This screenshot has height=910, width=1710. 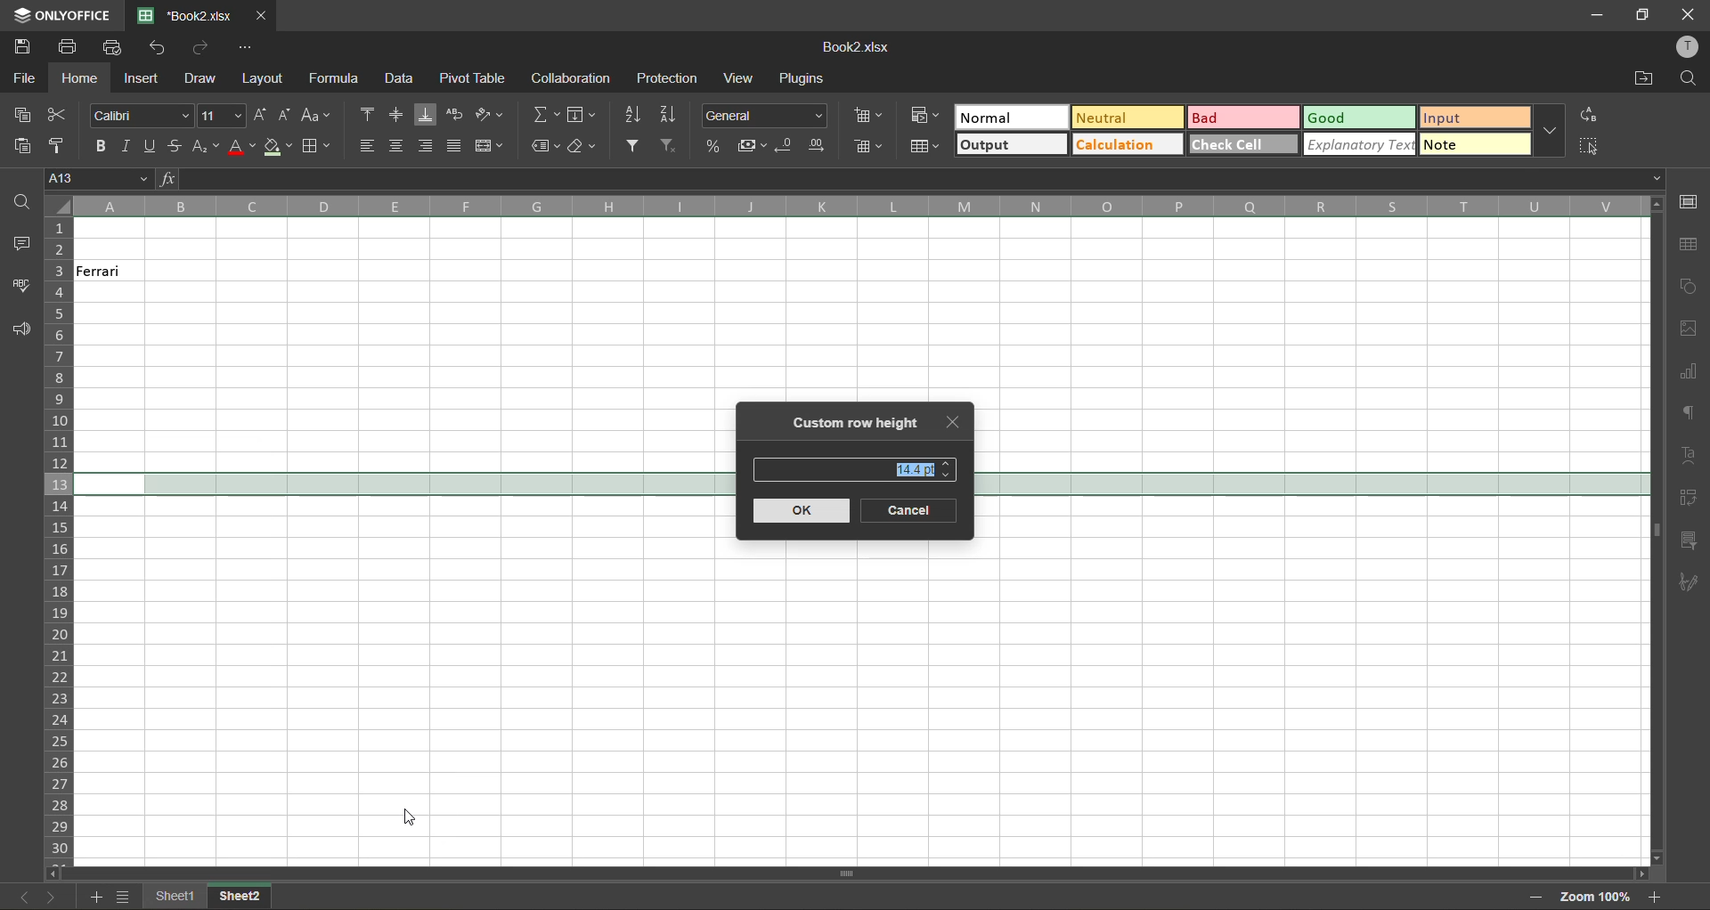 I want to click on zoom in, so click(x=1658, y=898).